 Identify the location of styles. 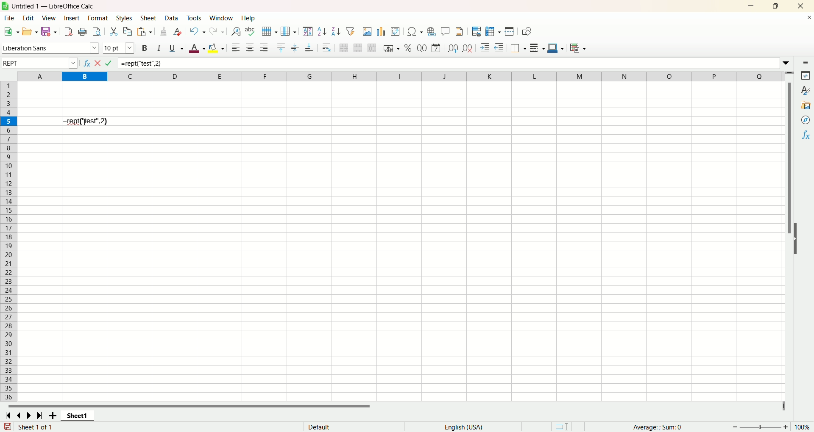
(124, 18).